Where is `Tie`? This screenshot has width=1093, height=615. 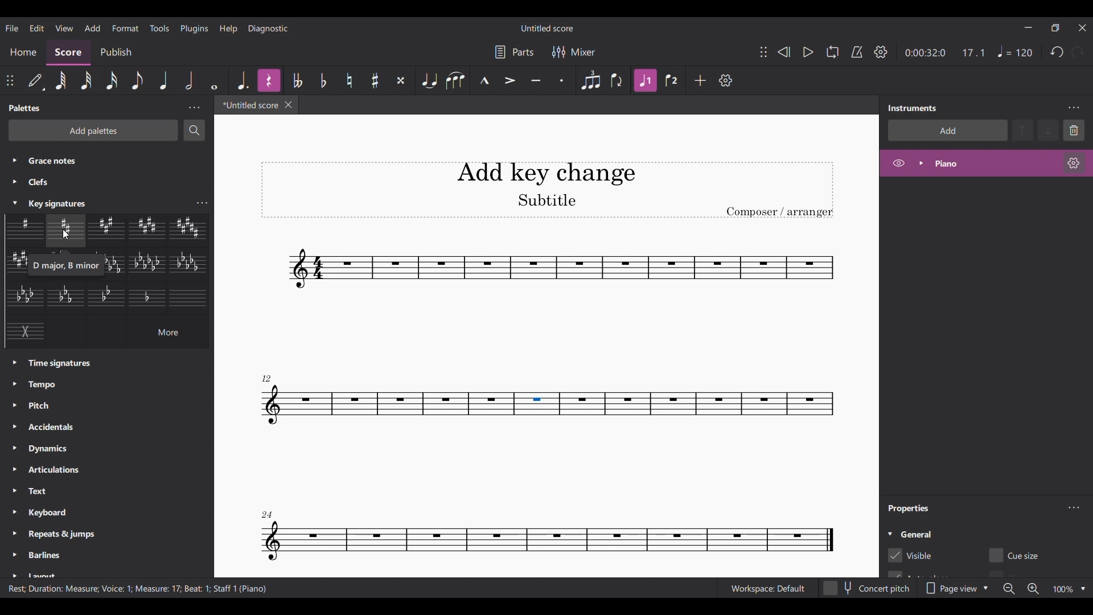 Tie is located at coordinates (429, 80).